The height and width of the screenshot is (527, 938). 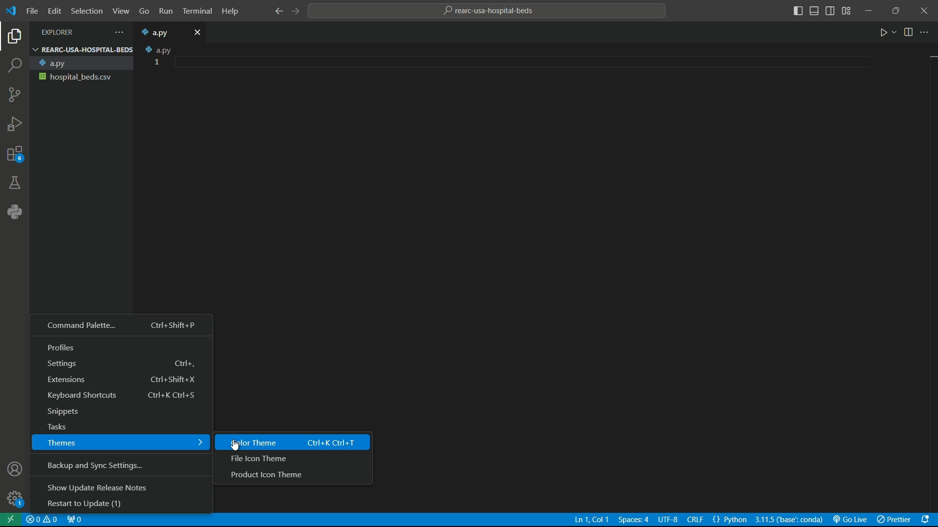 What do you see at coordinates (490, 11) in the screenshot?
I see `rearc-usa-hospital-beds` at bounding box center [490, 11].